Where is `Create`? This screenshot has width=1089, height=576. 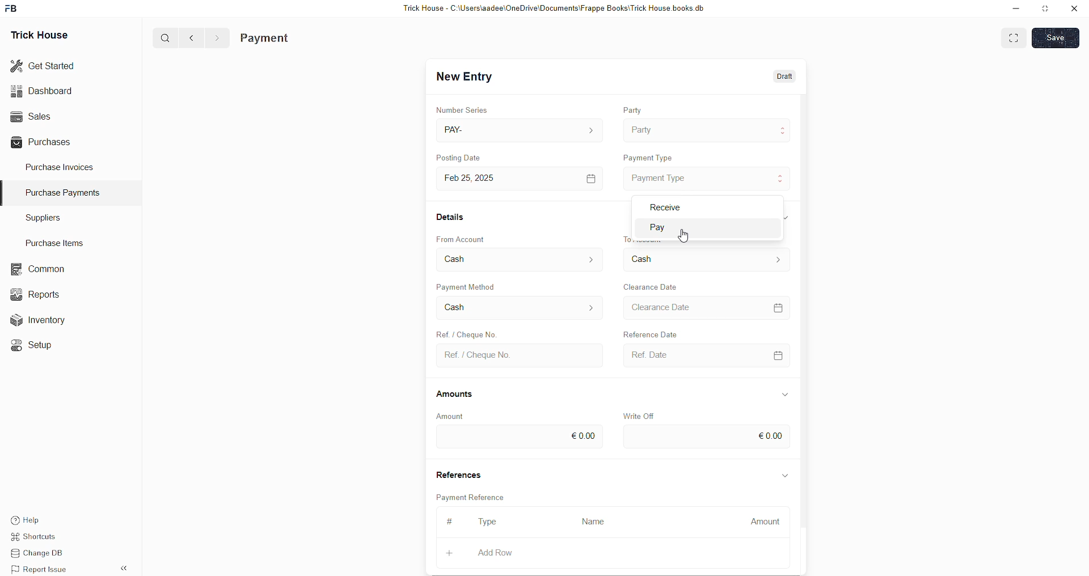
Create is located at coordinates (465, 332).